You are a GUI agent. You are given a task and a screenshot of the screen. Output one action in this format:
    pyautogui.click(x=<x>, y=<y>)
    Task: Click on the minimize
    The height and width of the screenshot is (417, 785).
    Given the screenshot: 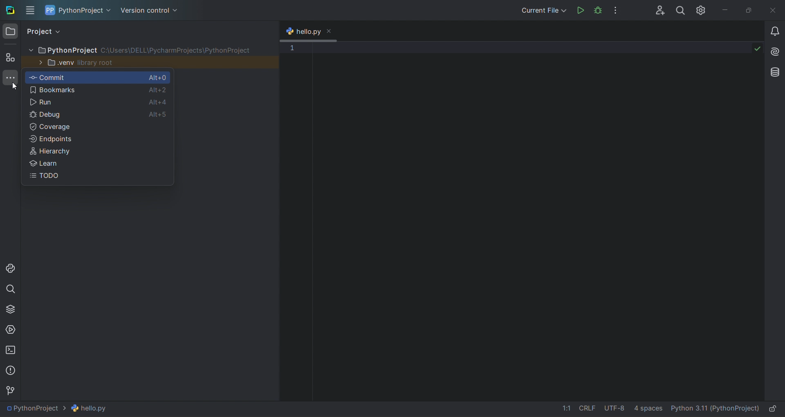 What is the action you would take?
    pyautogui.click(x=726, y=10)
    